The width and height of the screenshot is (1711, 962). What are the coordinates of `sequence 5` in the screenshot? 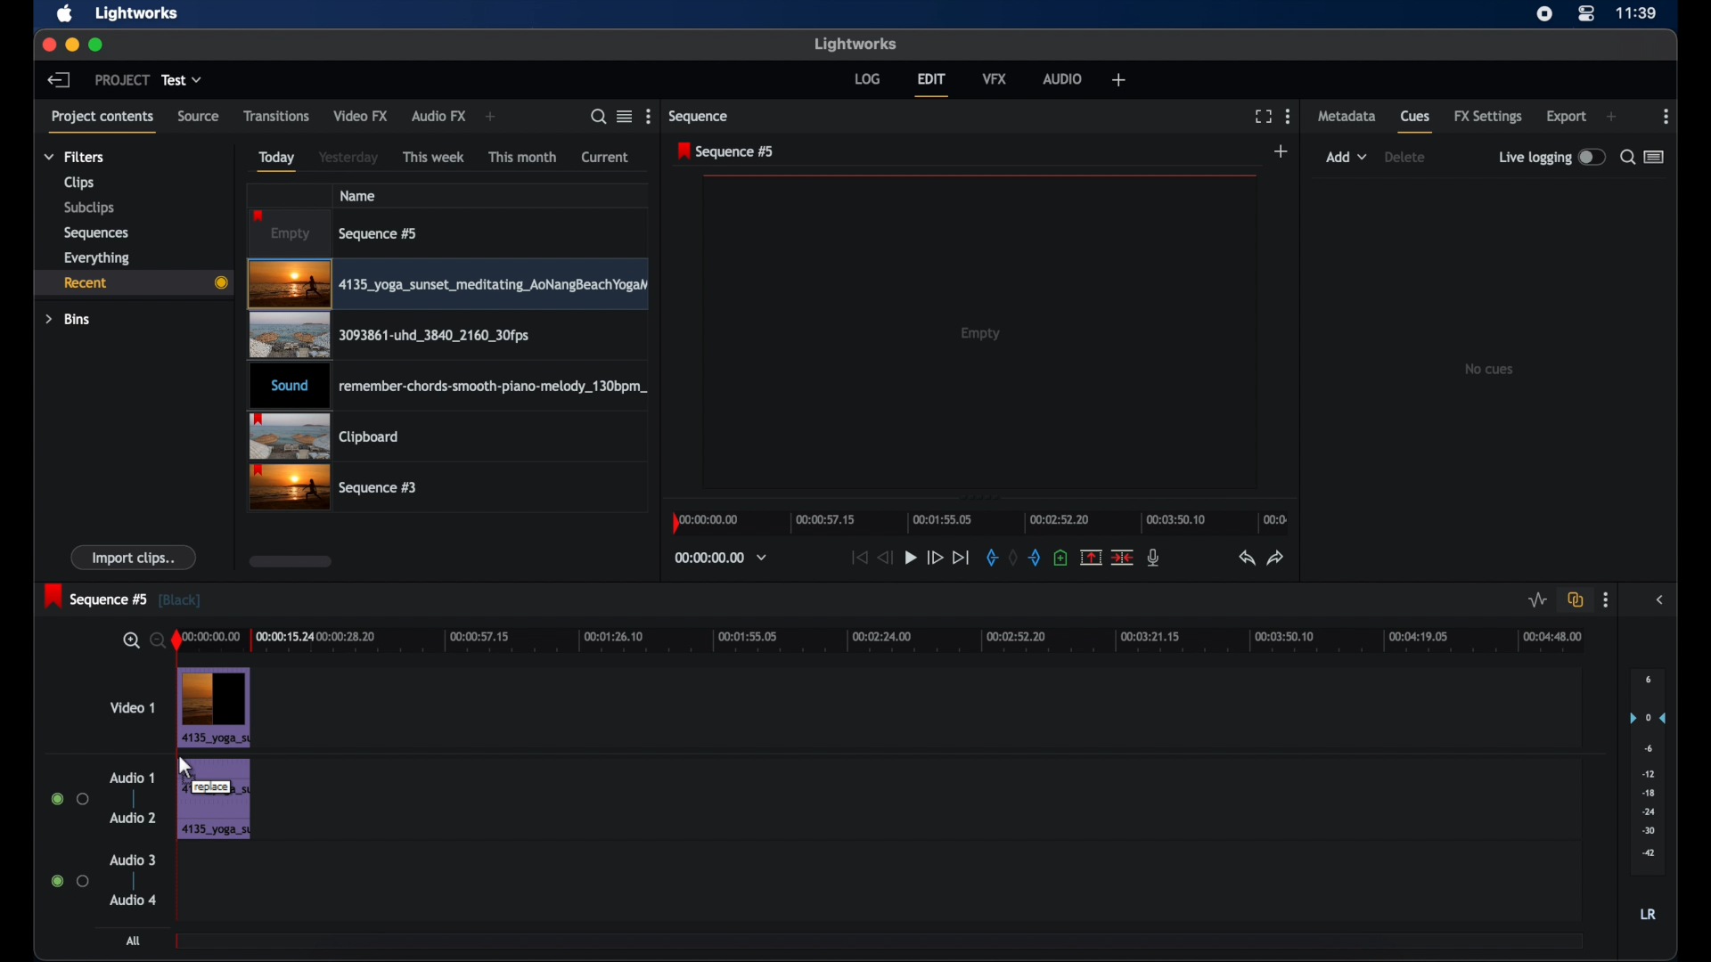 It's located at (337, 233).